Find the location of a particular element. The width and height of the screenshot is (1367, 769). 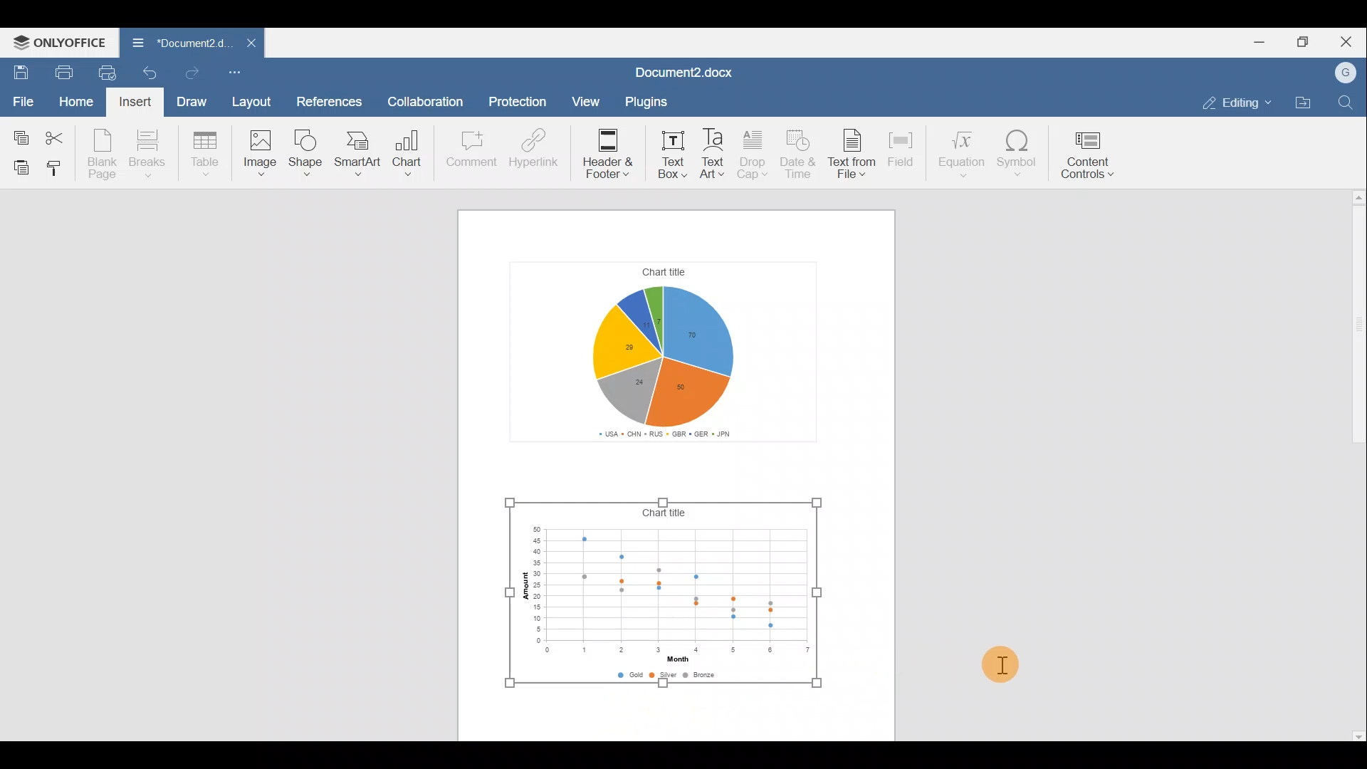

Symbol is located at coordinates (1018, 157).